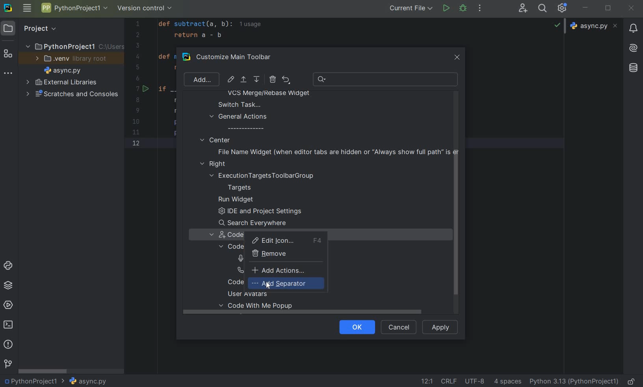 Image resolution: width=643 pixels, height=387 pixels. Describe the element at coordinates (286, 80) in the screenshot. I see `RESTORE ACTIONS` at that location.